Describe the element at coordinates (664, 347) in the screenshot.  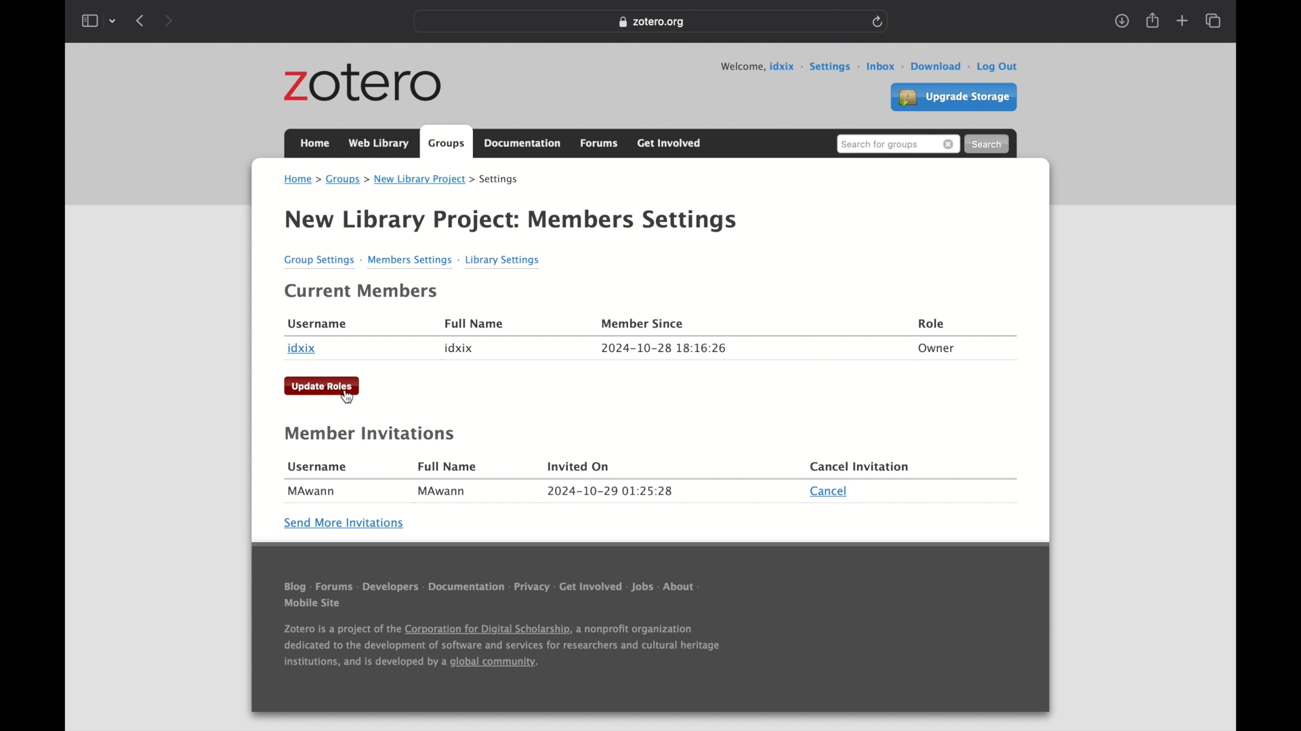
I see `2024-10-28 18:16:26` at that location.